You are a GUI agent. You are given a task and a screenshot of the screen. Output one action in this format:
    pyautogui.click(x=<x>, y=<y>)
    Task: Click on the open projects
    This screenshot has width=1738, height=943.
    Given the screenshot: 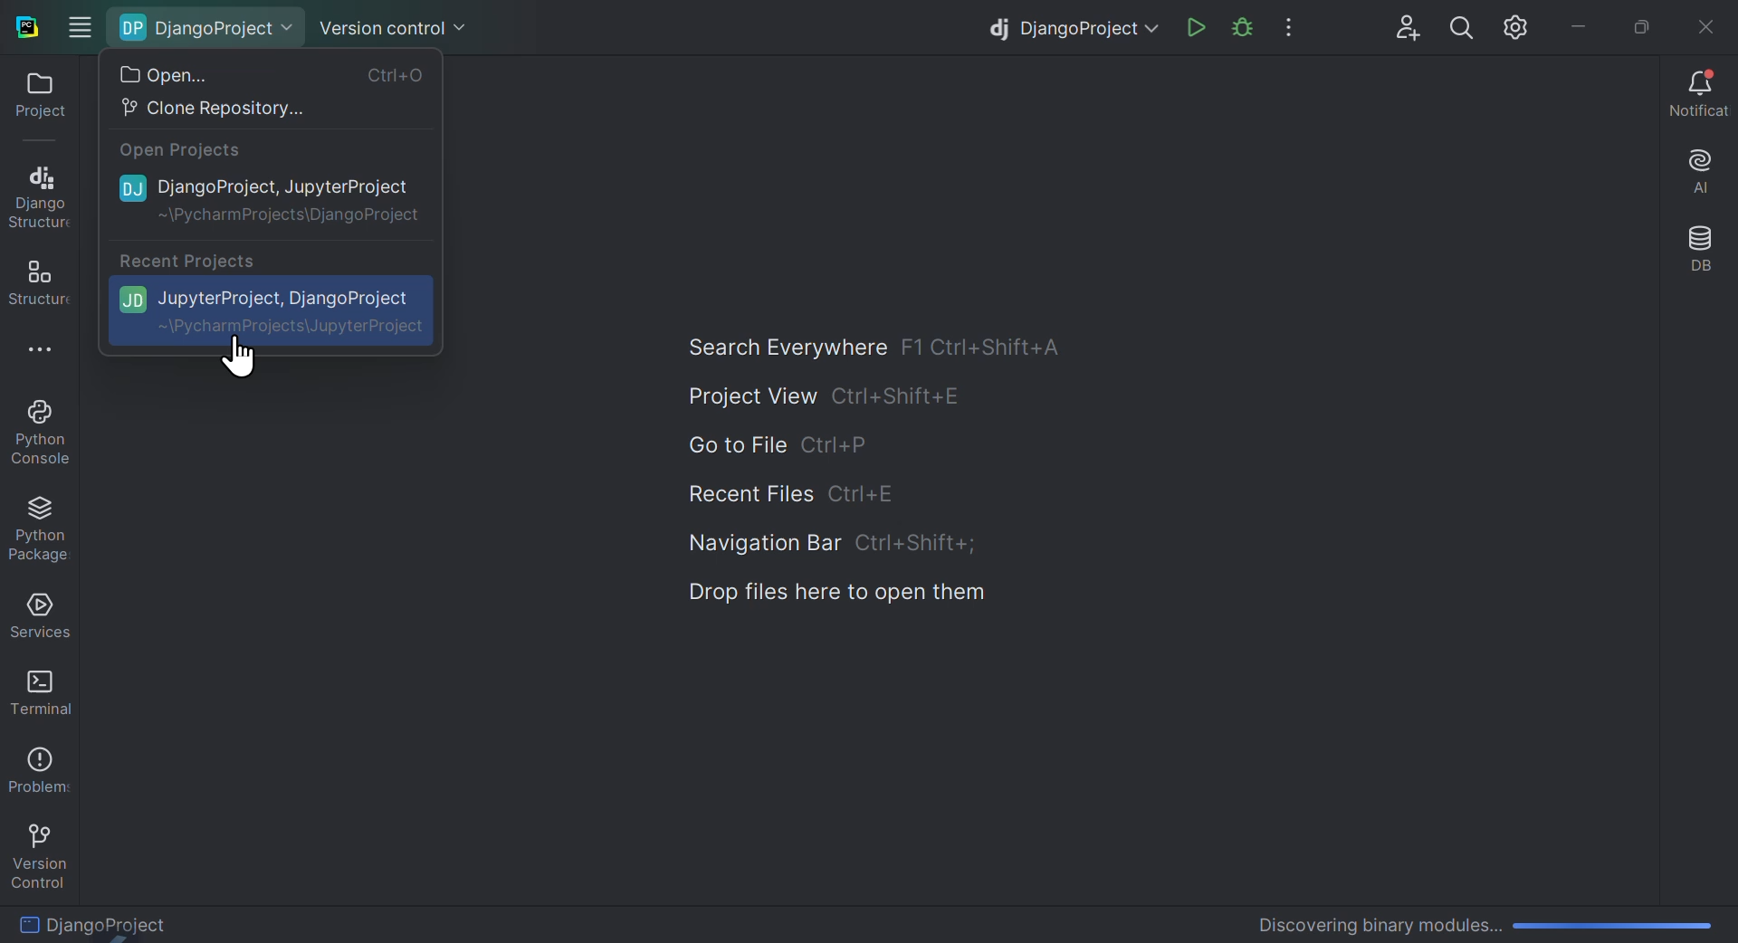 What is the action you would take?
    pyautogui.click(x=238, y=152)
    